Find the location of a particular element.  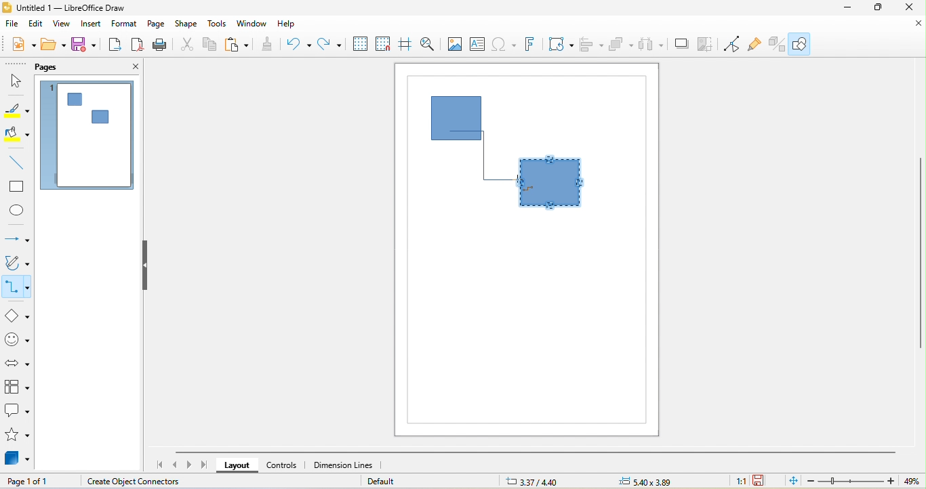

layout is located at coordinates (241, 466).